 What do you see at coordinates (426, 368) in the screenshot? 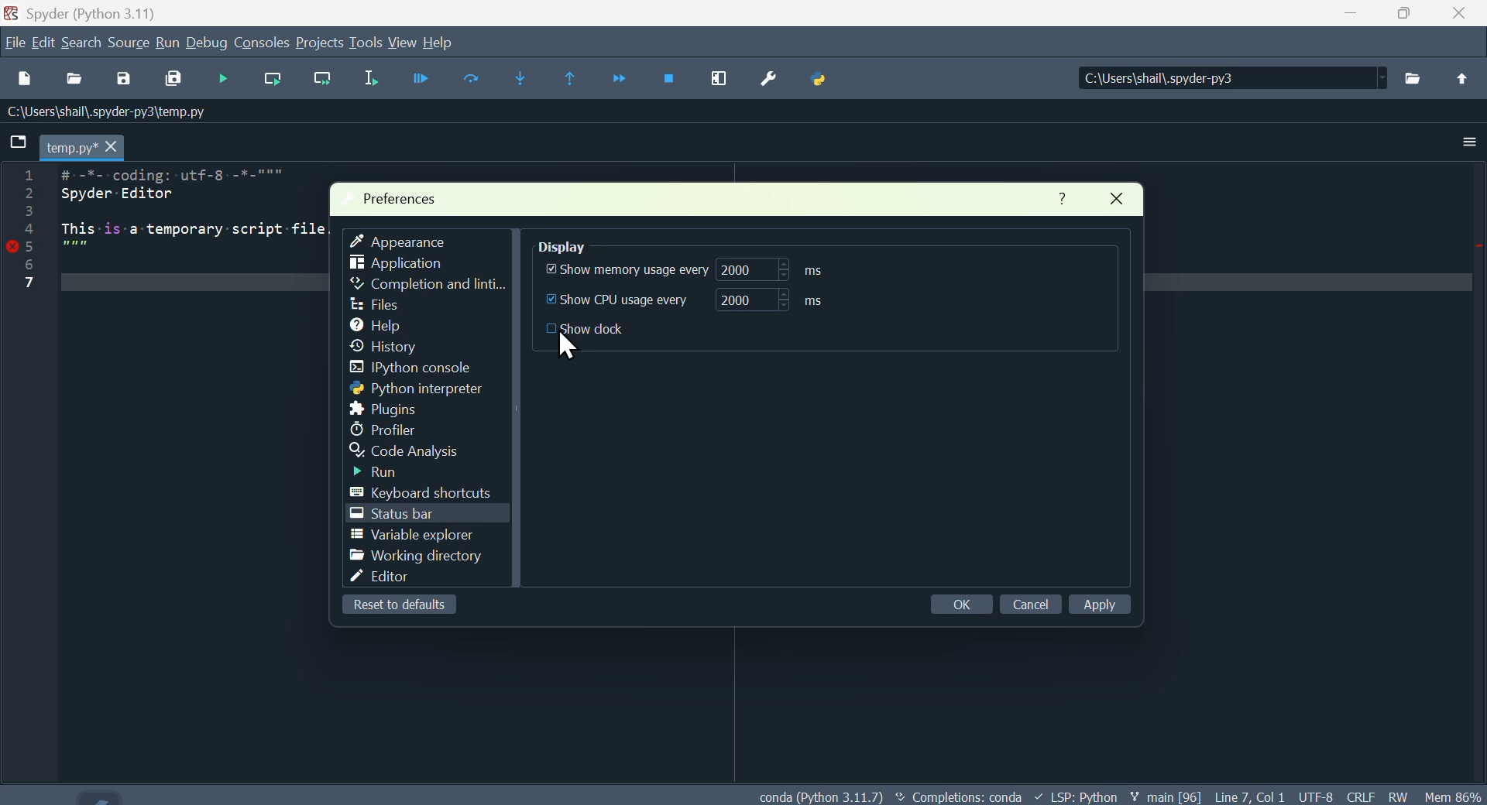
I see `I python console` at bounding box center [426, 368].